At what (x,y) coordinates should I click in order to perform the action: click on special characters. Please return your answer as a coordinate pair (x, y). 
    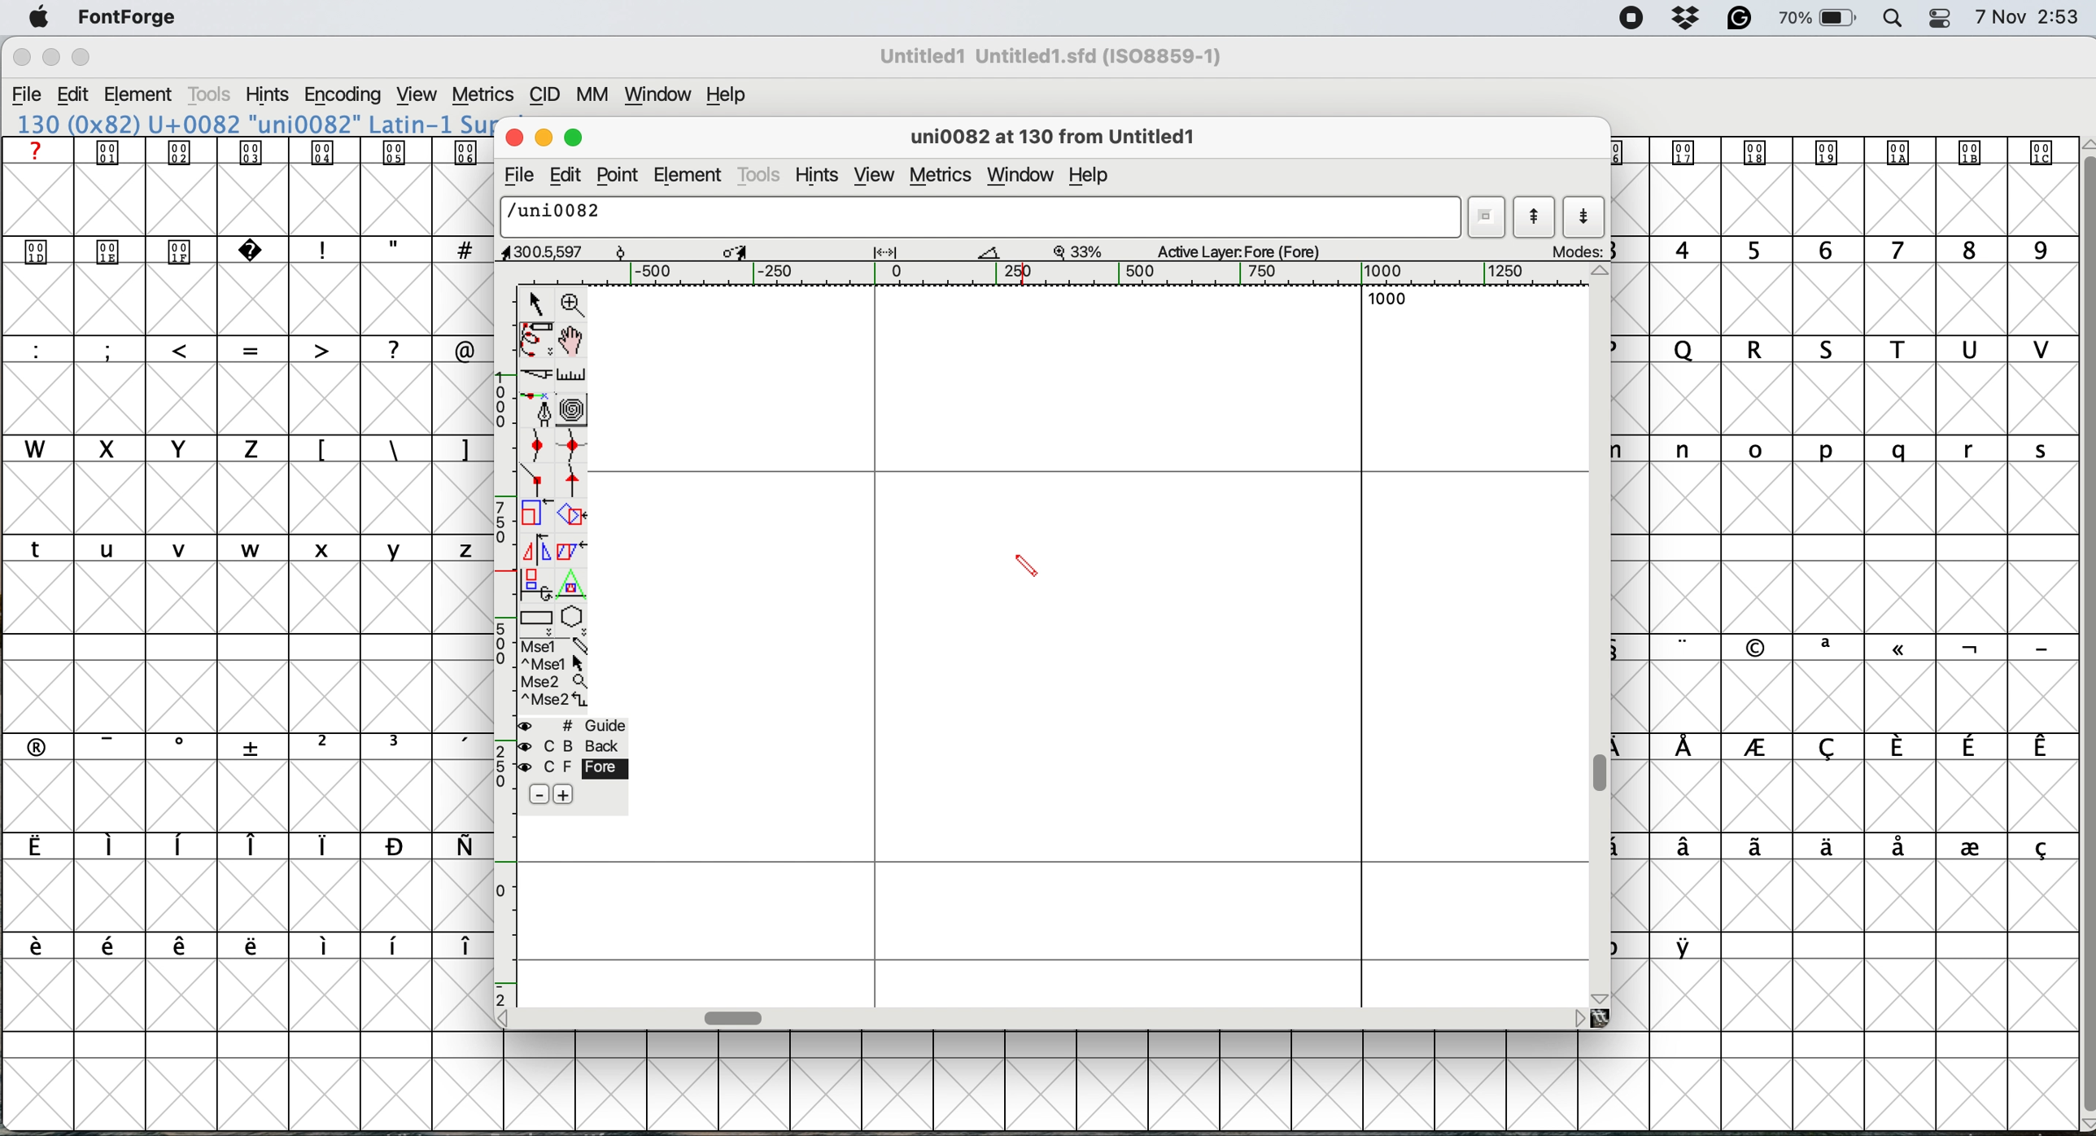
    Looking at the image, I should click on (390, 249).